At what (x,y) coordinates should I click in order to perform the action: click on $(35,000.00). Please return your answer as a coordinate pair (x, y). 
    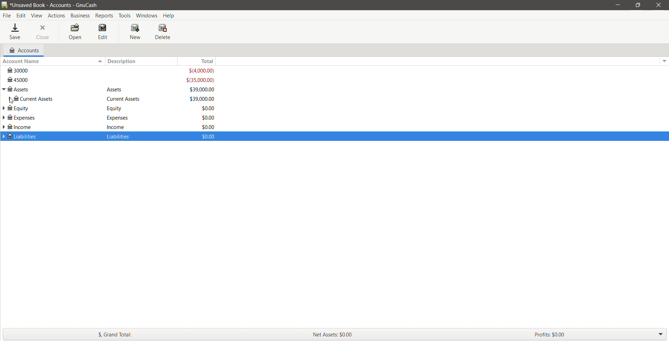
    Looking at the image, I should click on (200, 80).